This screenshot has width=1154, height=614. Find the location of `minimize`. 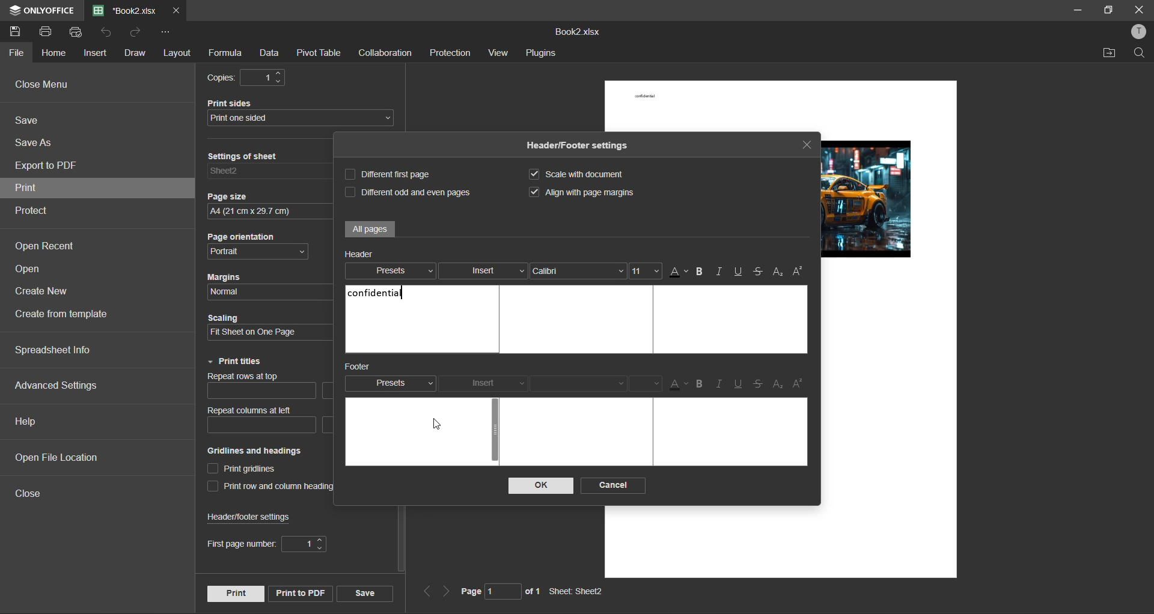

minimize is located at coordinates (1075, 10).